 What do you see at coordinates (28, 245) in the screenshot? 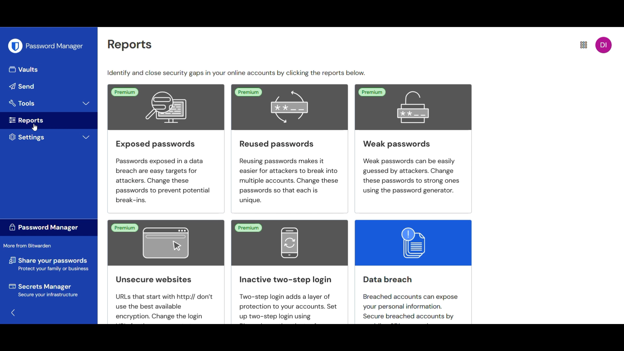
I see `Section title more from bitwarden` at bounding box center [28, 245].